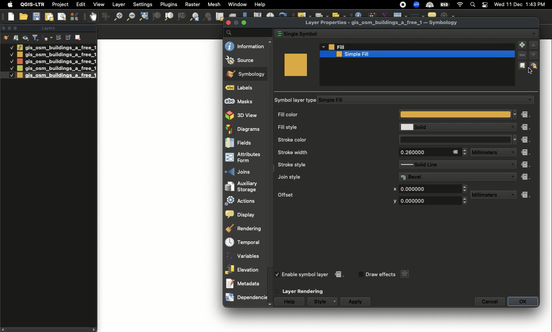 This screenshot has width=552, height=332. Describe the element at coordinates (271, 42) in the screenshot. I see `up` at that location.